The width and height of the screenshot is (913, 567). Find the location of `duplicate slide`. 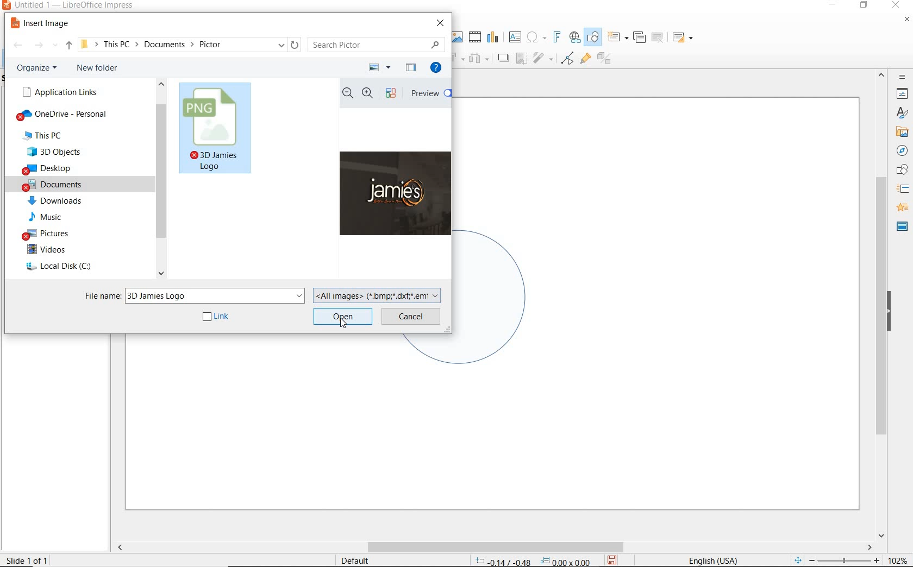

duplicate slide is located at coordinates (639, 37).